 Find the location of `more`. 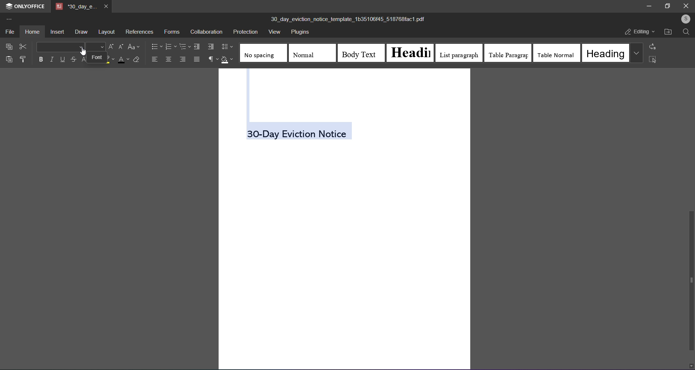

more is located at coordinates (9, 18).